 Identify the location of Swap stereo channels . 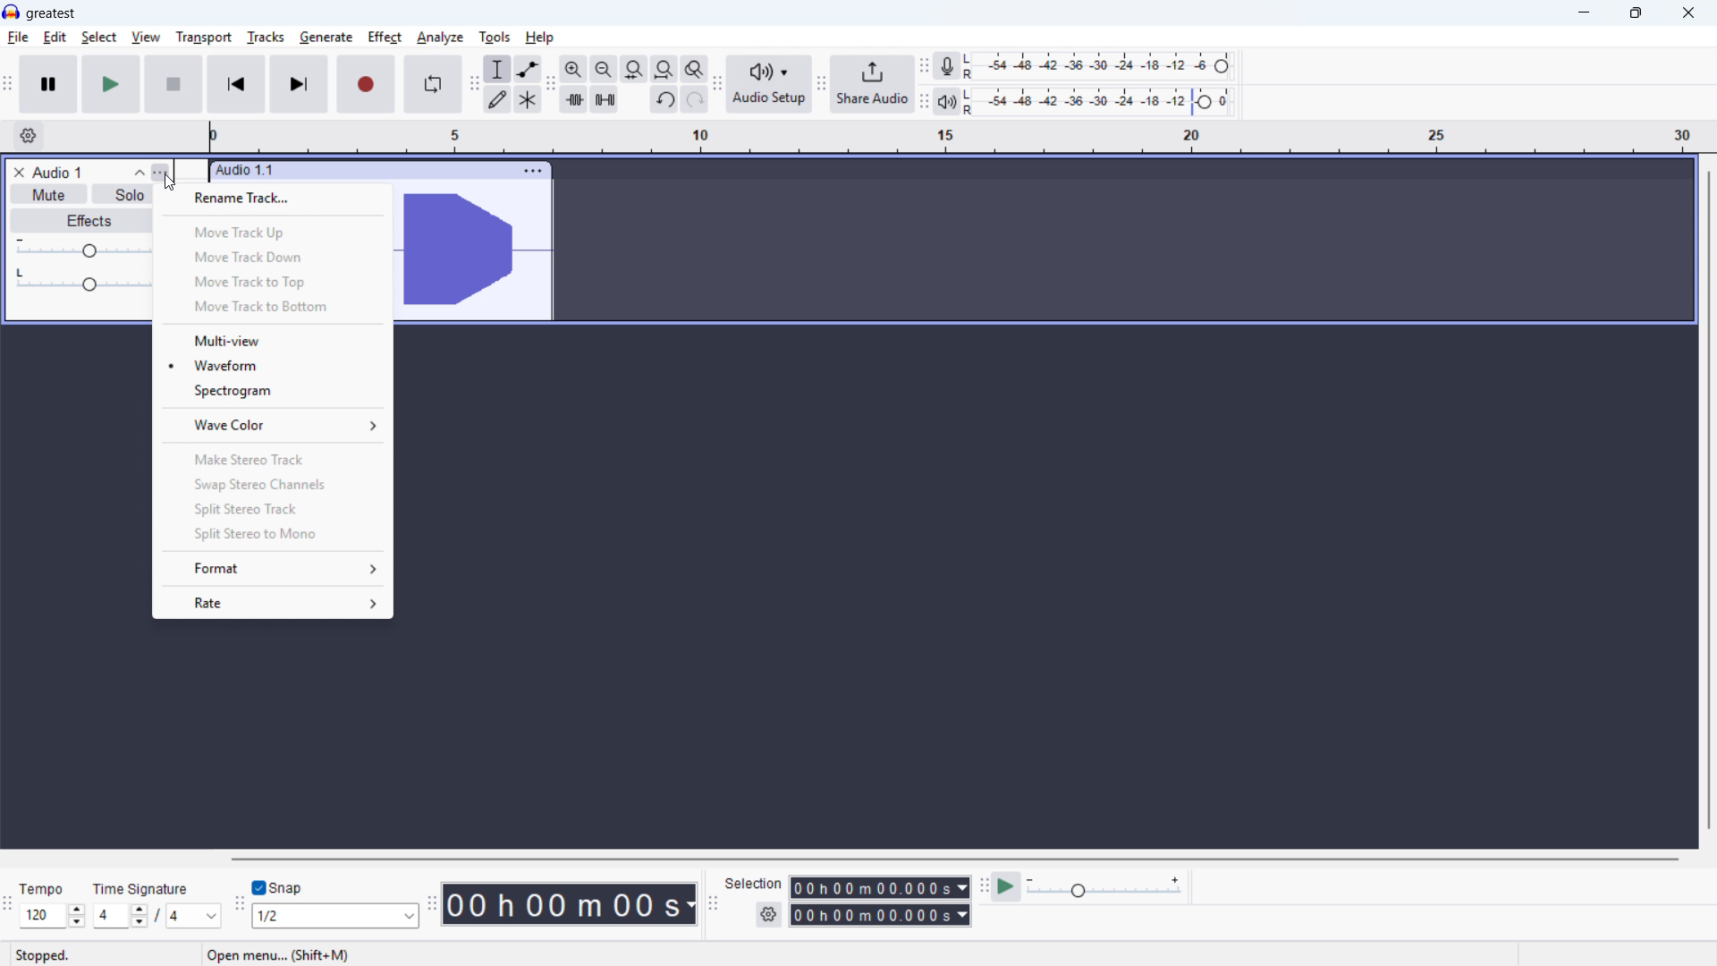
(274, 483).